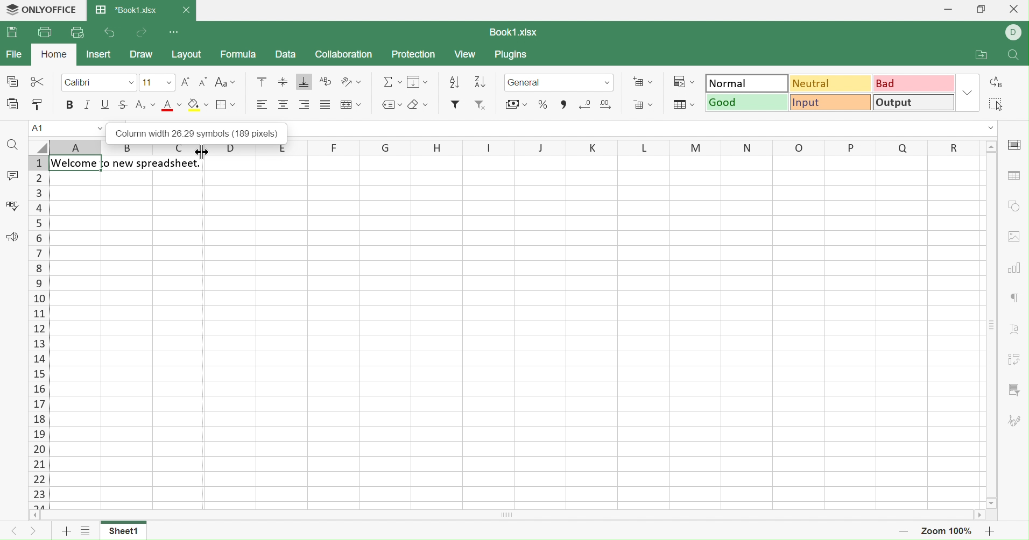 This screenshot has height=540, width=1029. Describe the element at coordinates (260, 81) in the screenshot. I see `Align Top` at that location.